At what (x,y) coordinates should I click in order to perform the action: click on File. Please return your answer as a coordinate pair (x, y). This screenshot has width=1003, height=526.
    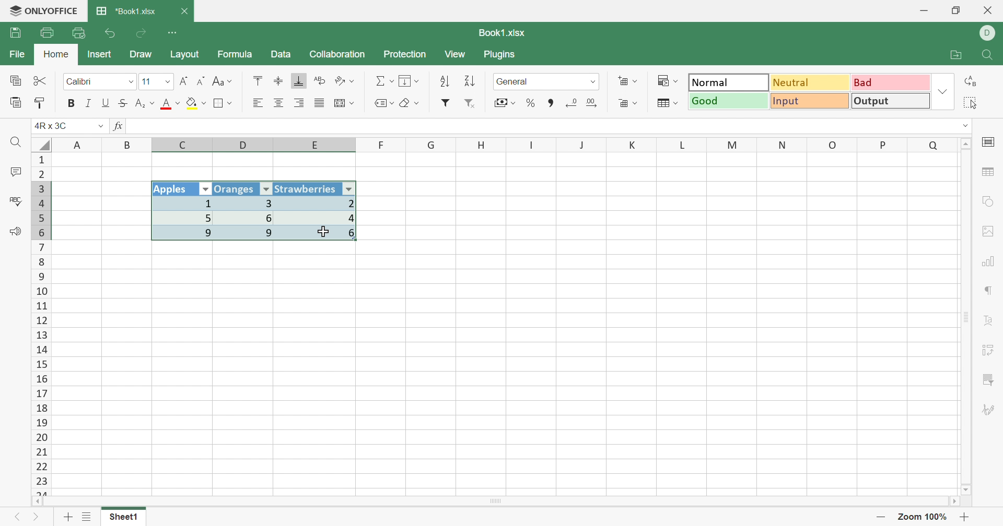
    Looking at the image, I should click on (15, 55).